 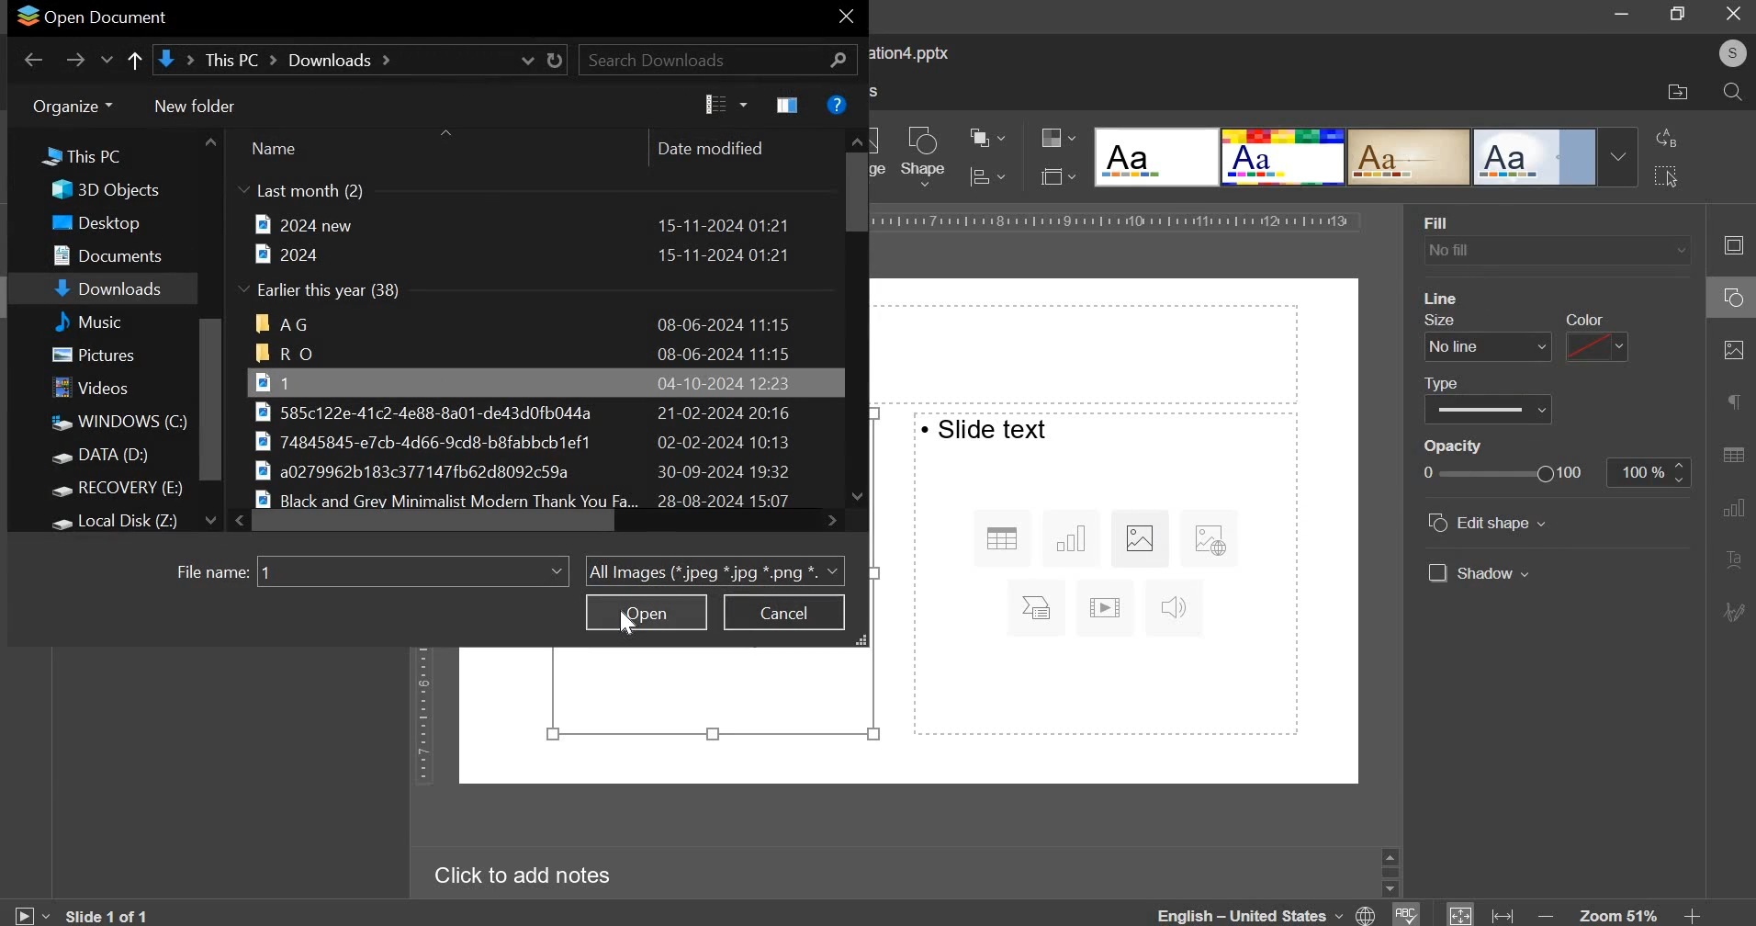 What do you see at coordinates (1665, 175) in the screenshot?
I see `select` at bounding box center [1665, 175].